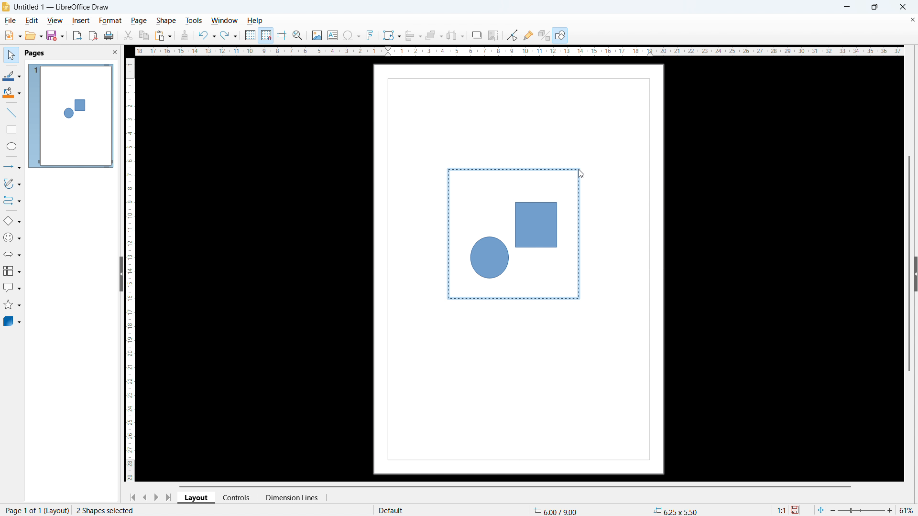  What do you see at coordinates (433, 36) in the screenshot?
I see `arrange` at bounding box center [433, 36].